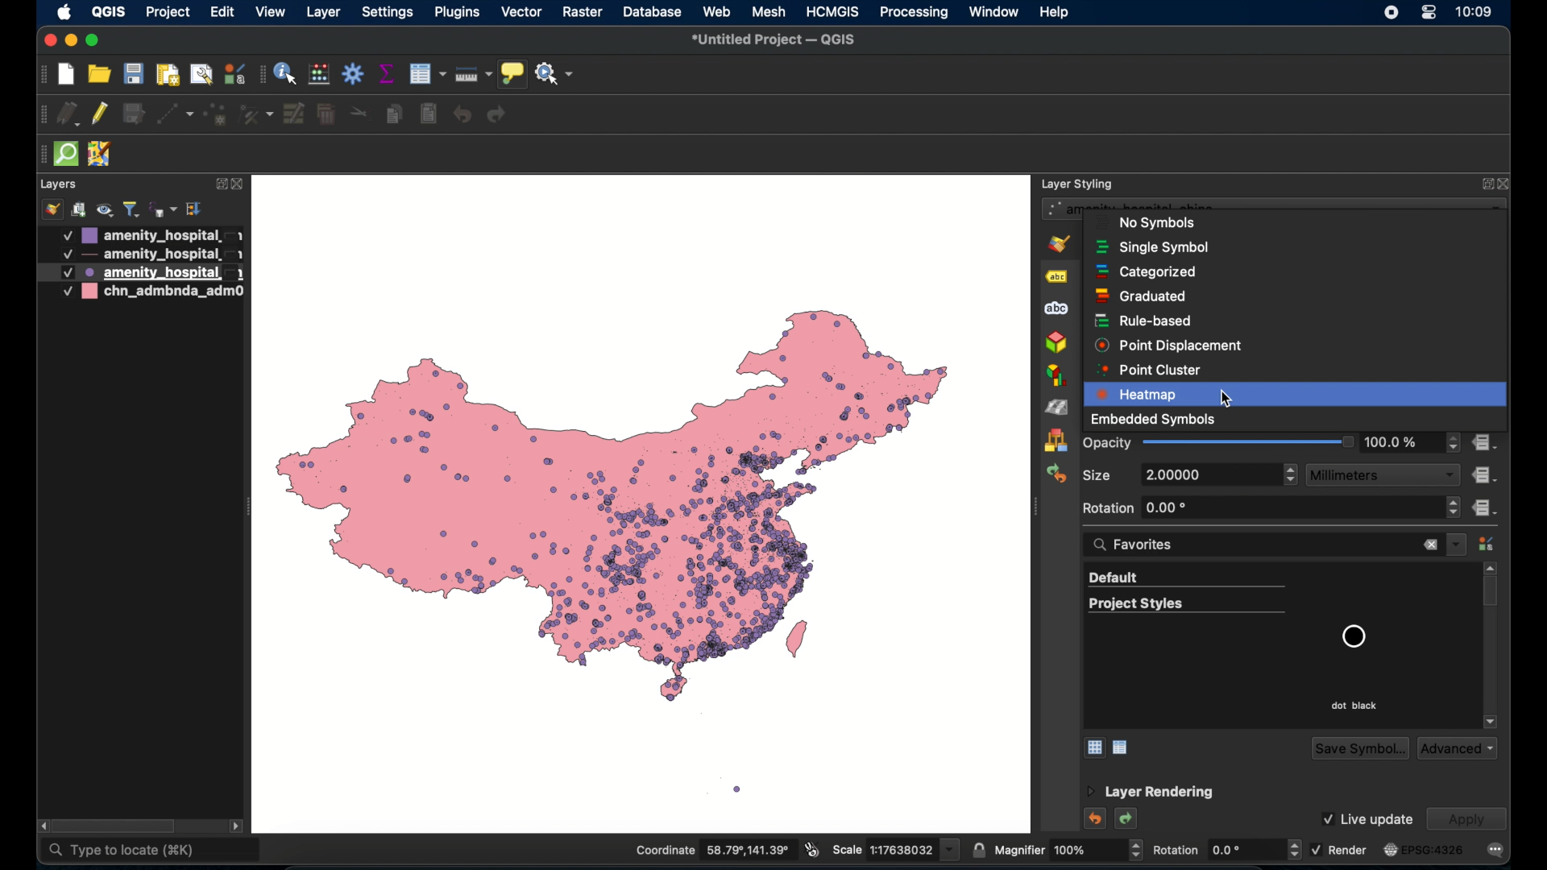 This screenshot has width=1547, height=870. Describe the element at coordinates (769, 11) in the screenshot. I see `mesh` at that location.